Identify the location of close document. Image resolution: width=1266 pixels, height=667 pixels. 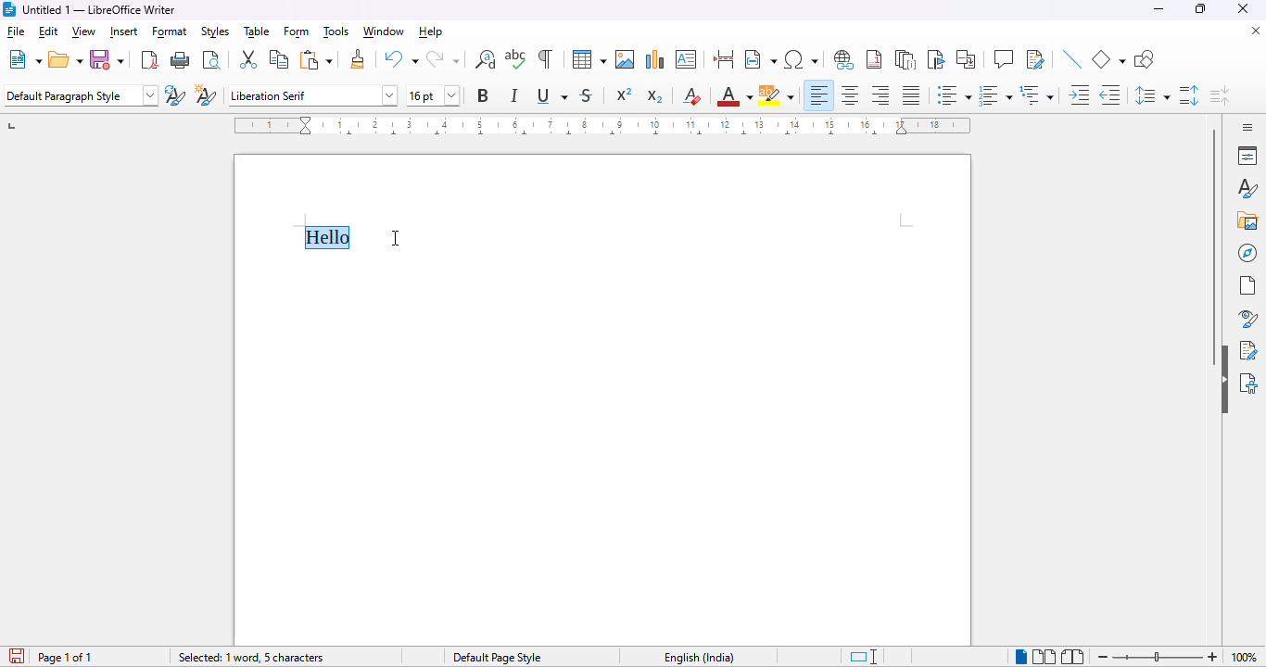
(1256, 31).